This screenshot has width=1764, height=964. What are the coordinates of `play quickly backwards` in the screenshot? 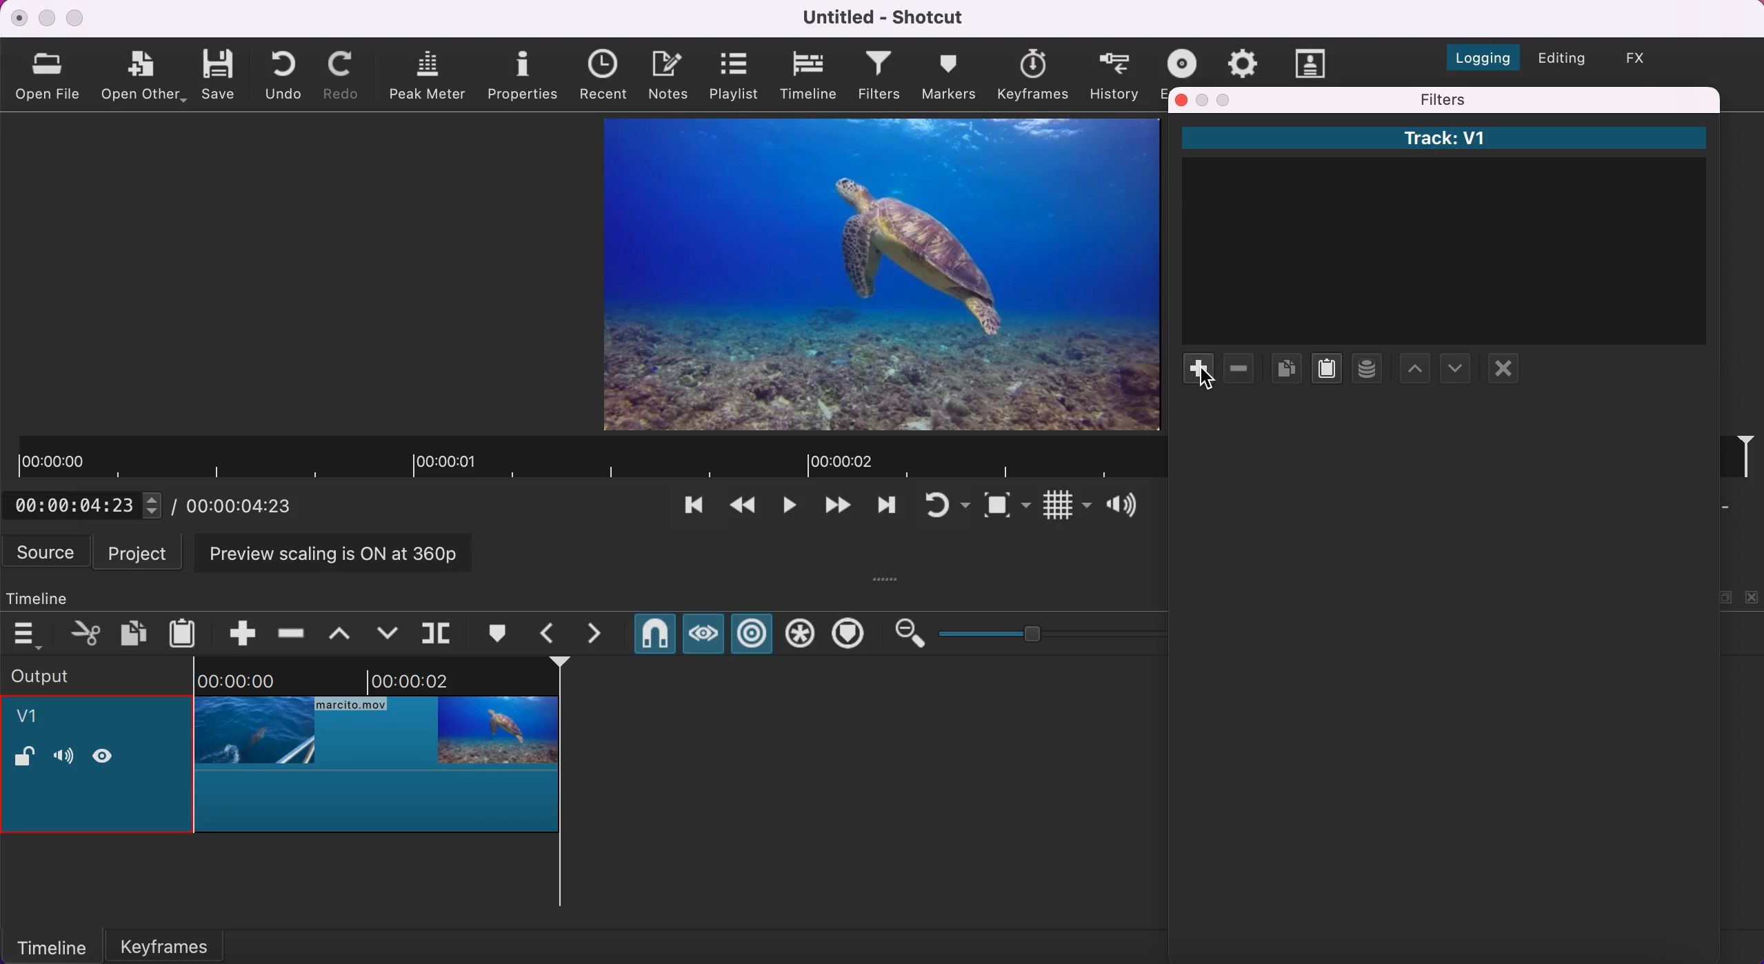 It's located at (741, 509).